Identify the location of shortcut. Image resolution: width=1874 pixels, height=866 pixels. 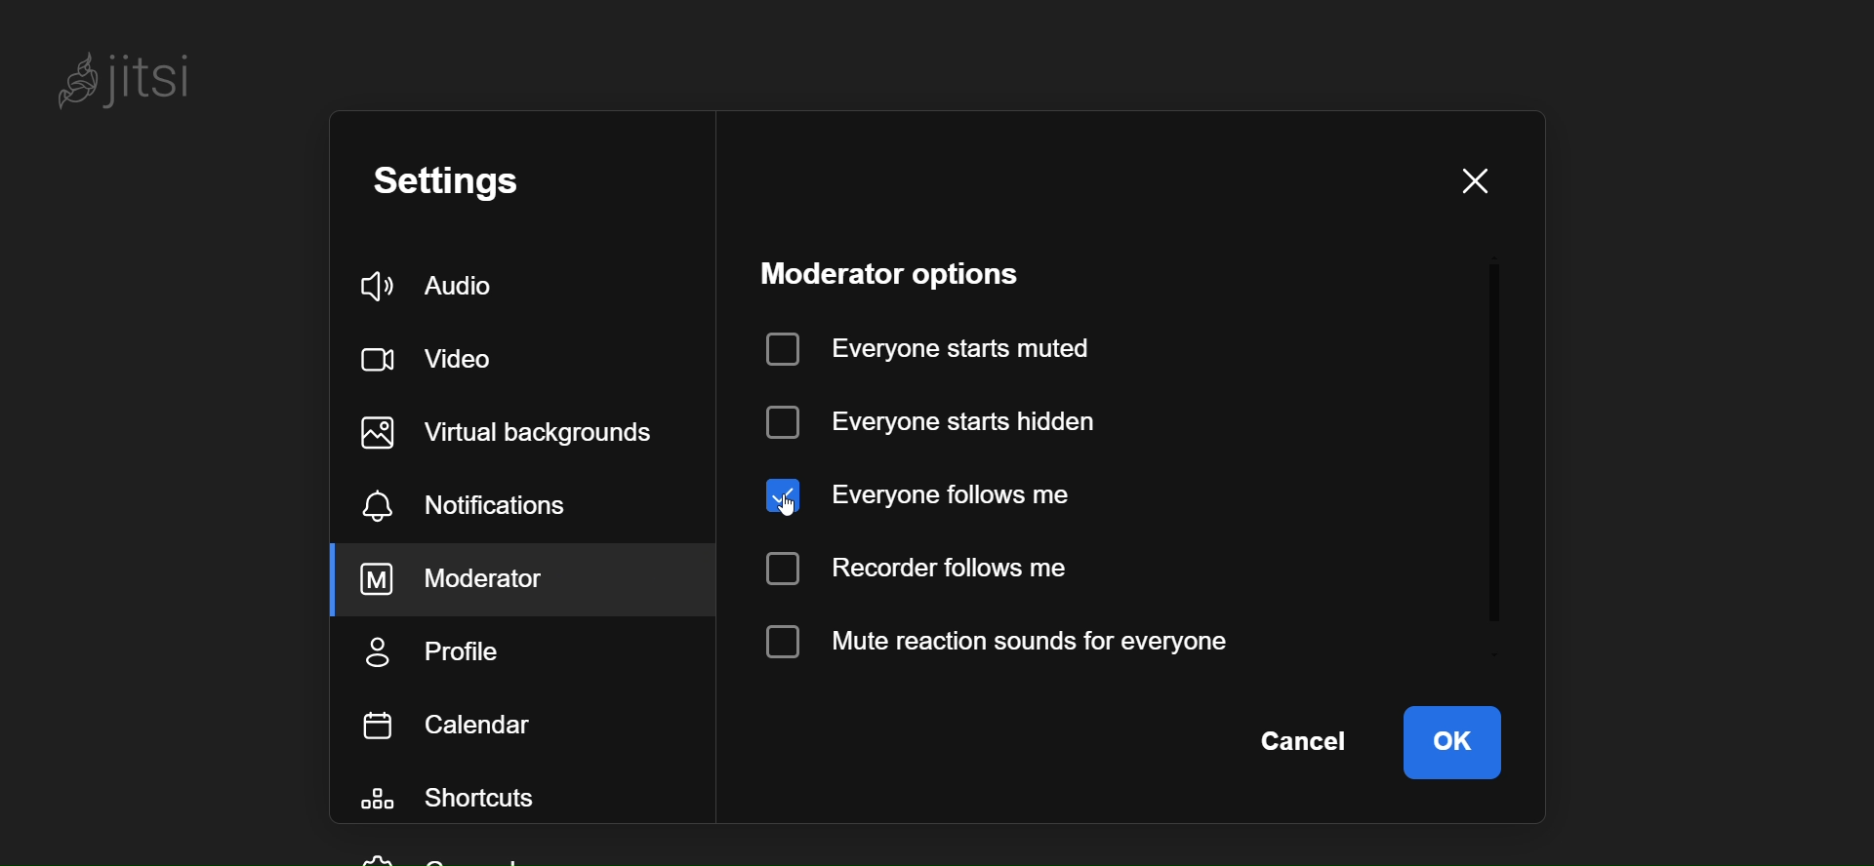
(464, 802).